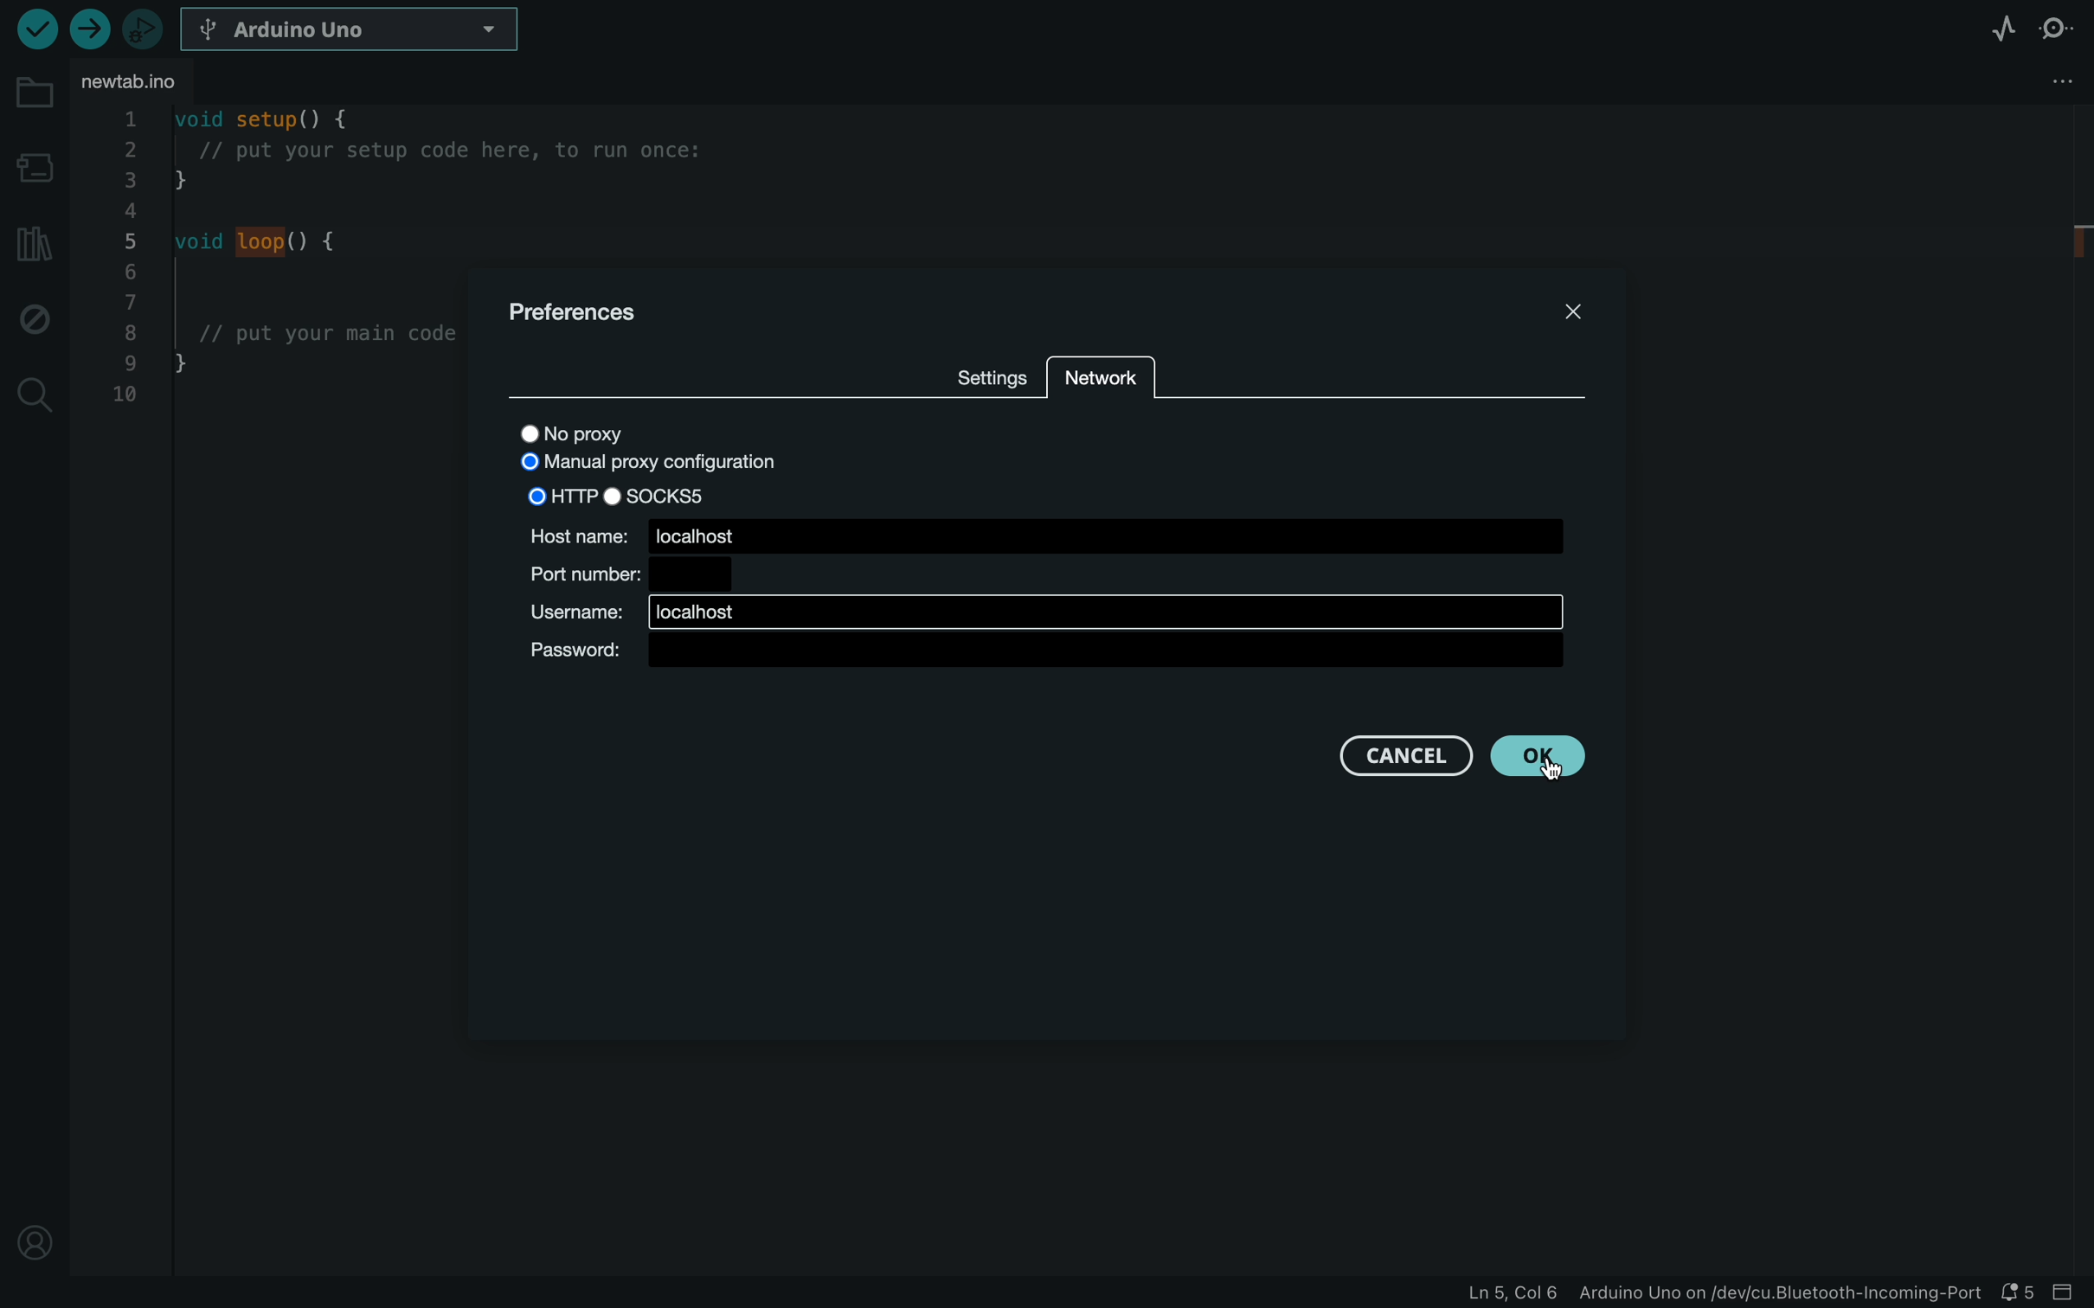  I want to click on HTTP, so click(554, 495).